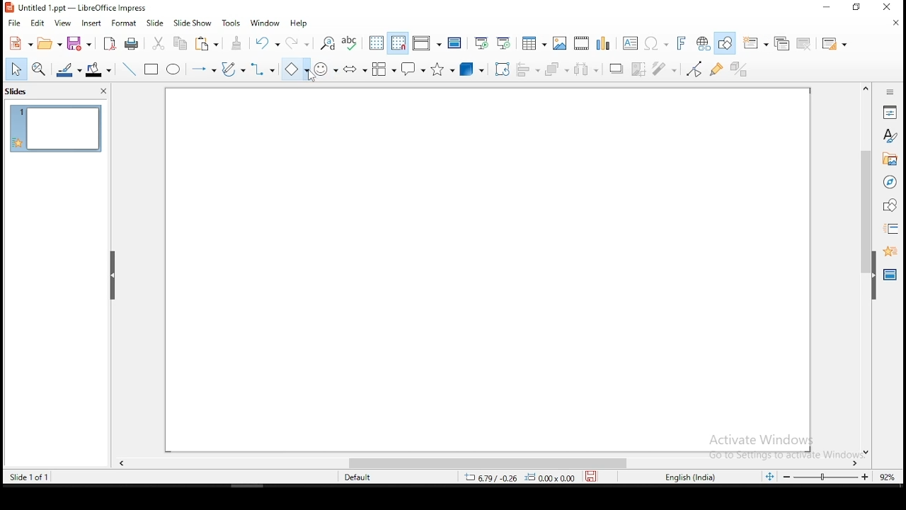  Describe the element at coordinates (79, 8) in the screenshot. I see `icon and file name` at that location.